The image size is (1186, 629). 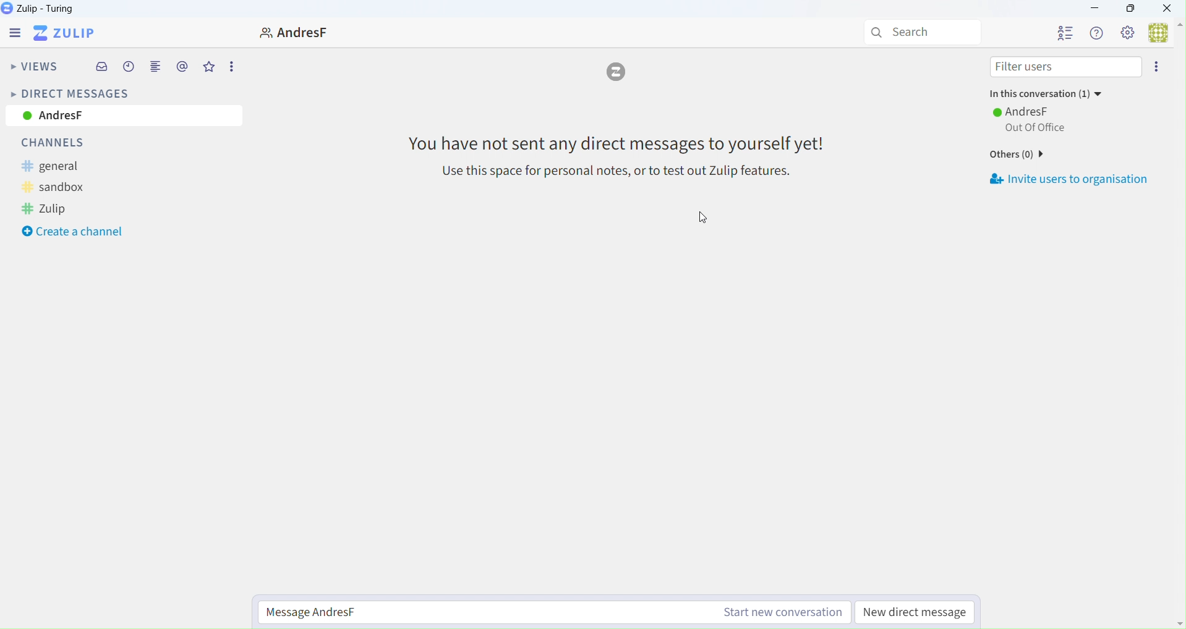 I want to click on AndresF, so click(x=1036, y=111).